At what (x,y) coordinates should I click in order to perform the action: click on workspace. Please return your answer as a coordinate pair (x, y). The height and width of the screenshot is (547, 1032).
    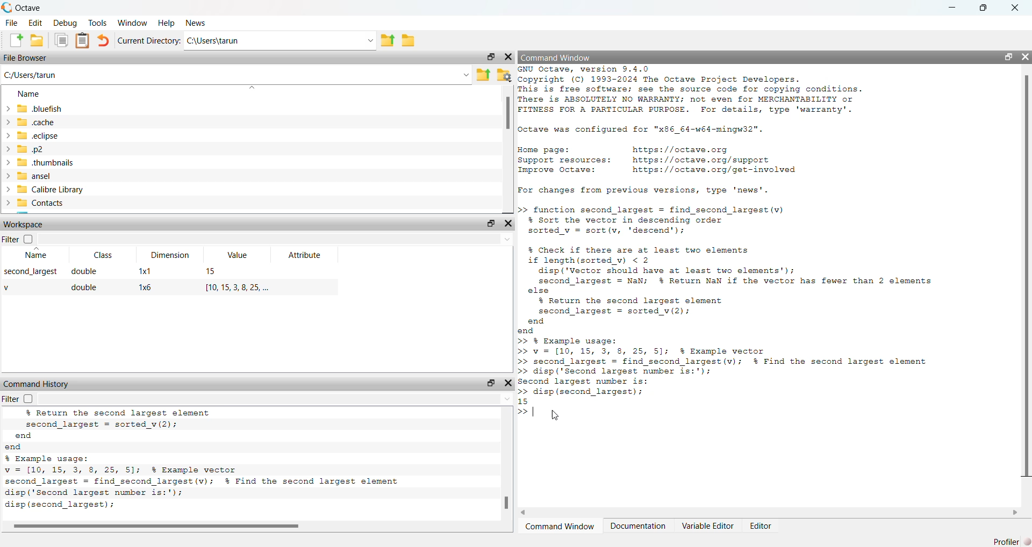
    Looking at the image, I should click on (28, 224).